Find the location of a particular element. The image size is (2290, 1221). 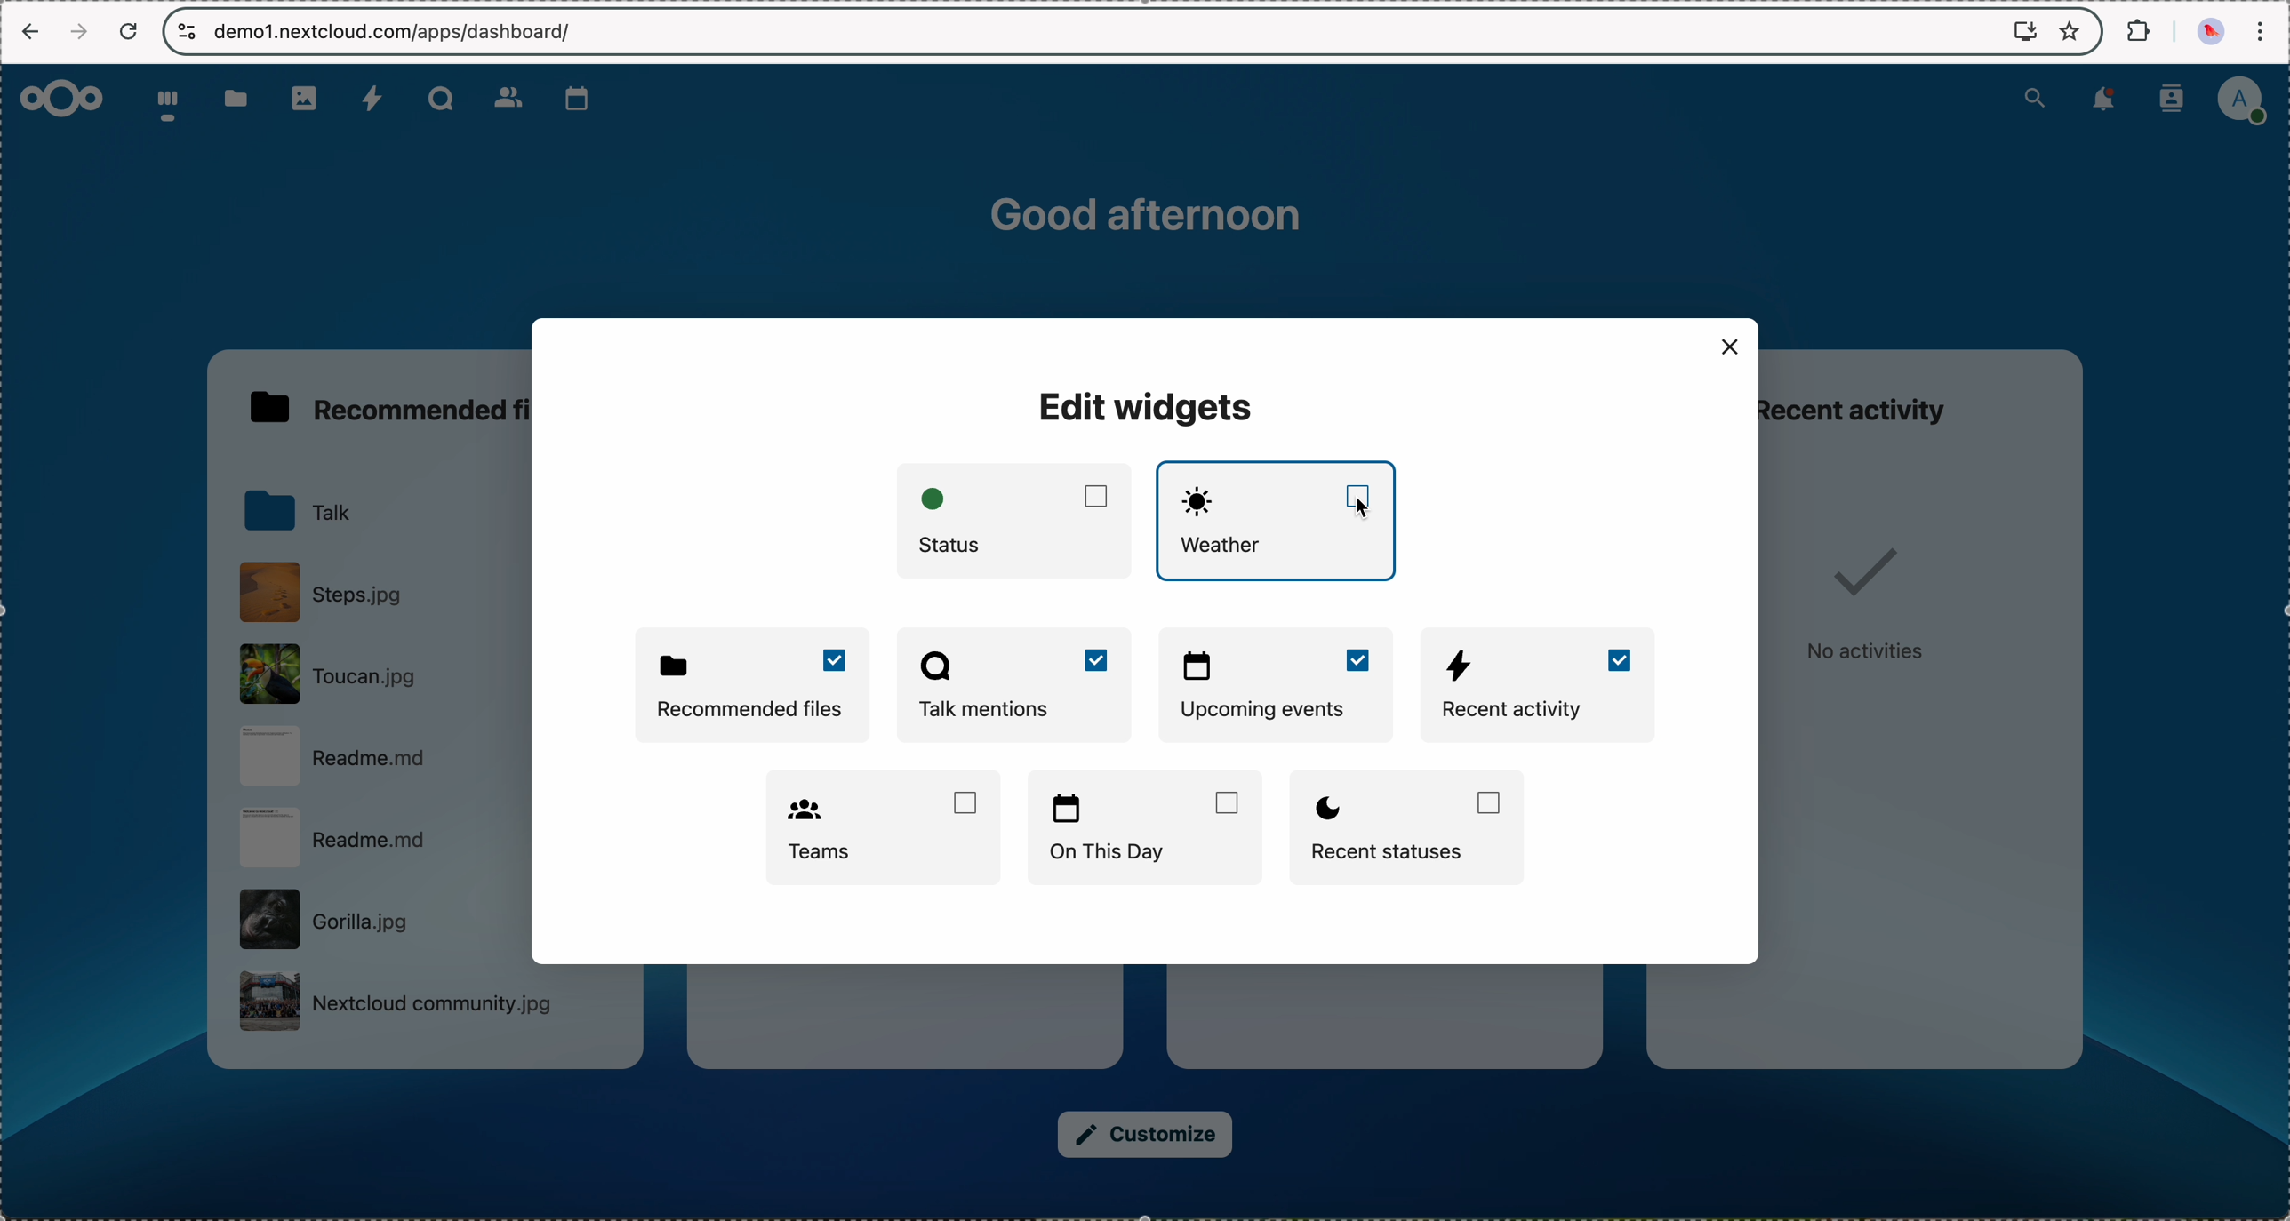

close window is located at coordinates (1729, 345).